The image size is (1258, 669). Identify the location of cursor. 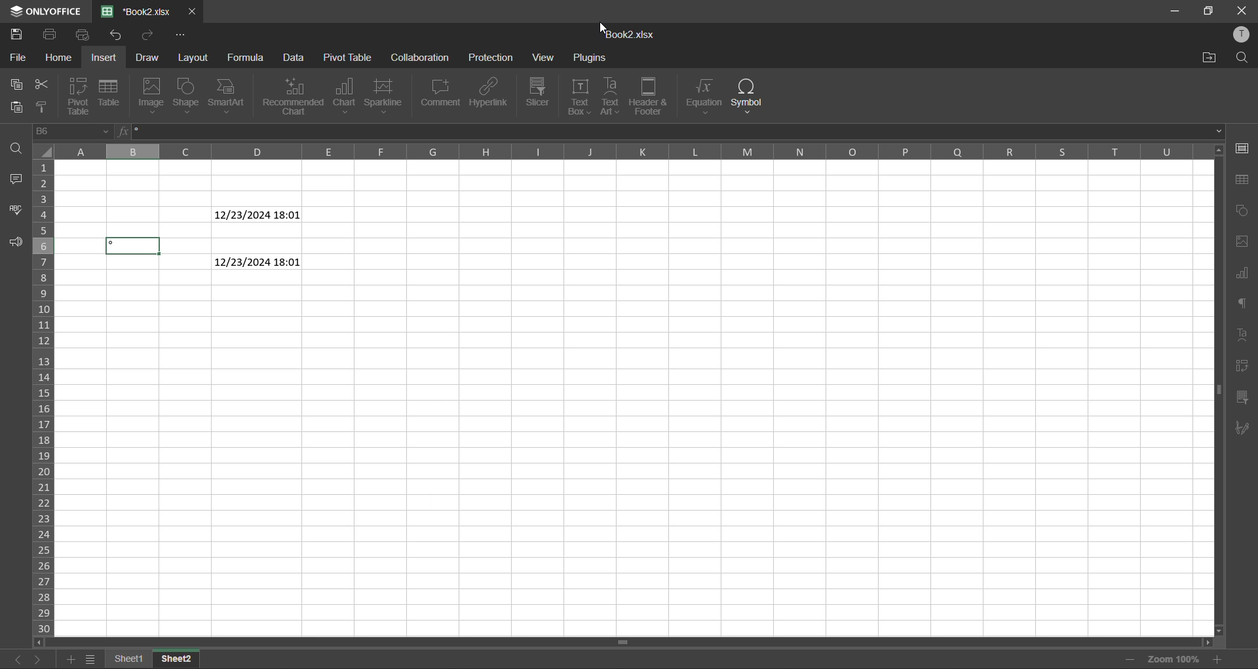
(601, 26).